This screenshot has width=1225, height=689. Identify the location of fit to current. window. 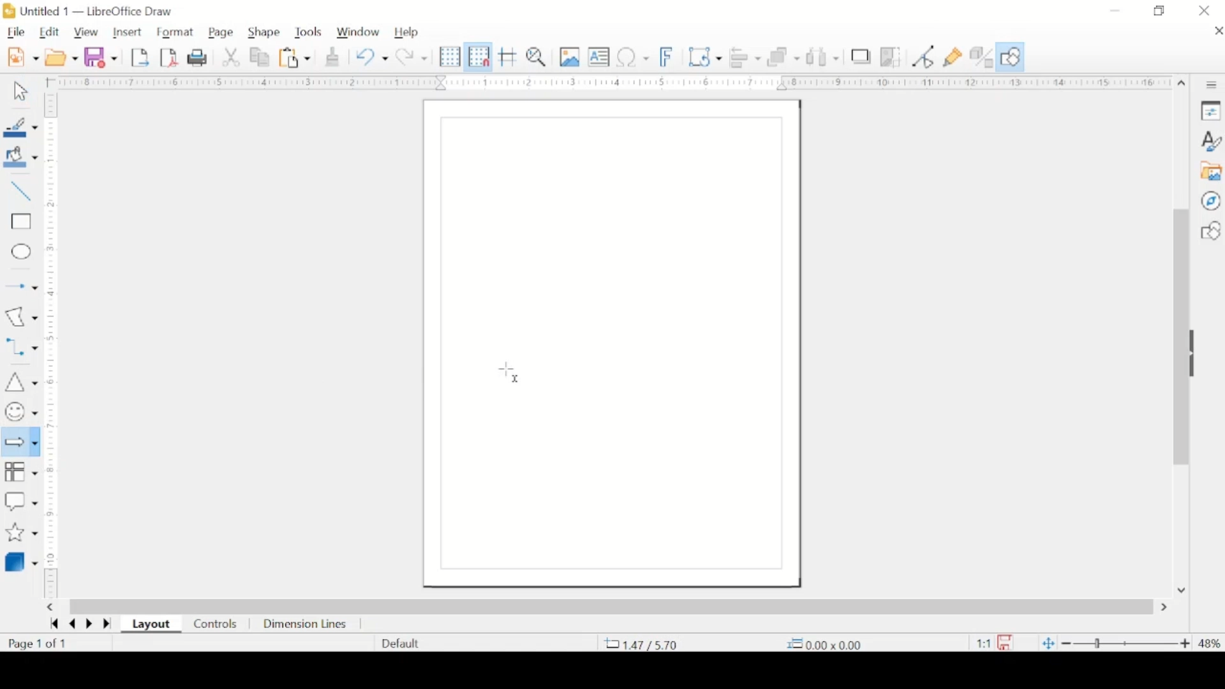
(1047, 642).